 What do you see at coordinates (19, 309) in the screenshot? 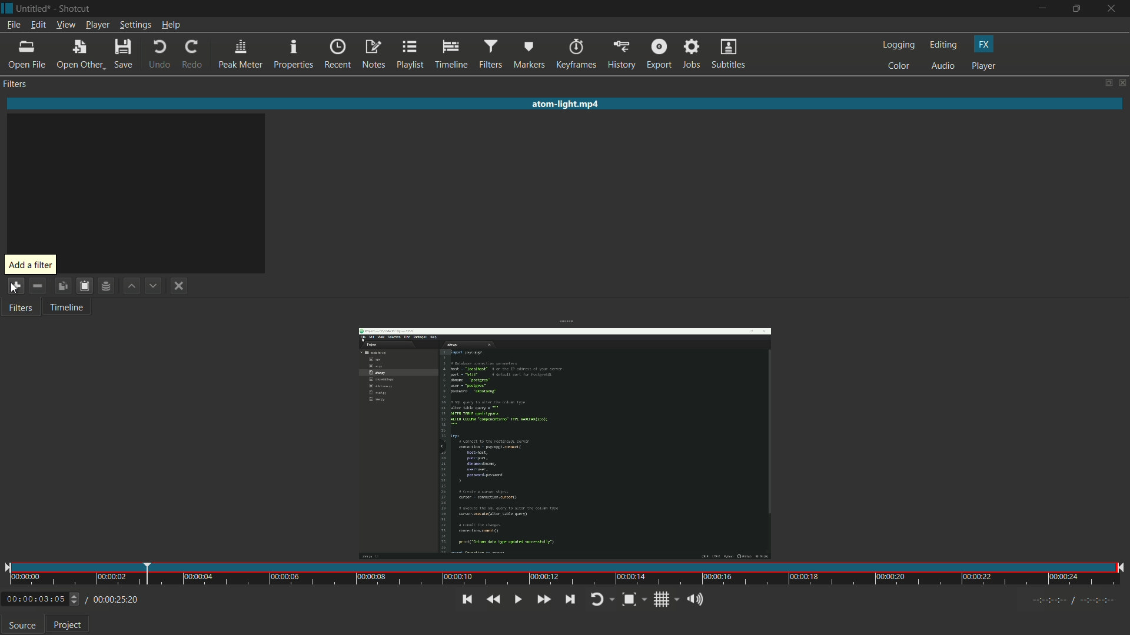
I see `filters` at bounding box center [19, 309].